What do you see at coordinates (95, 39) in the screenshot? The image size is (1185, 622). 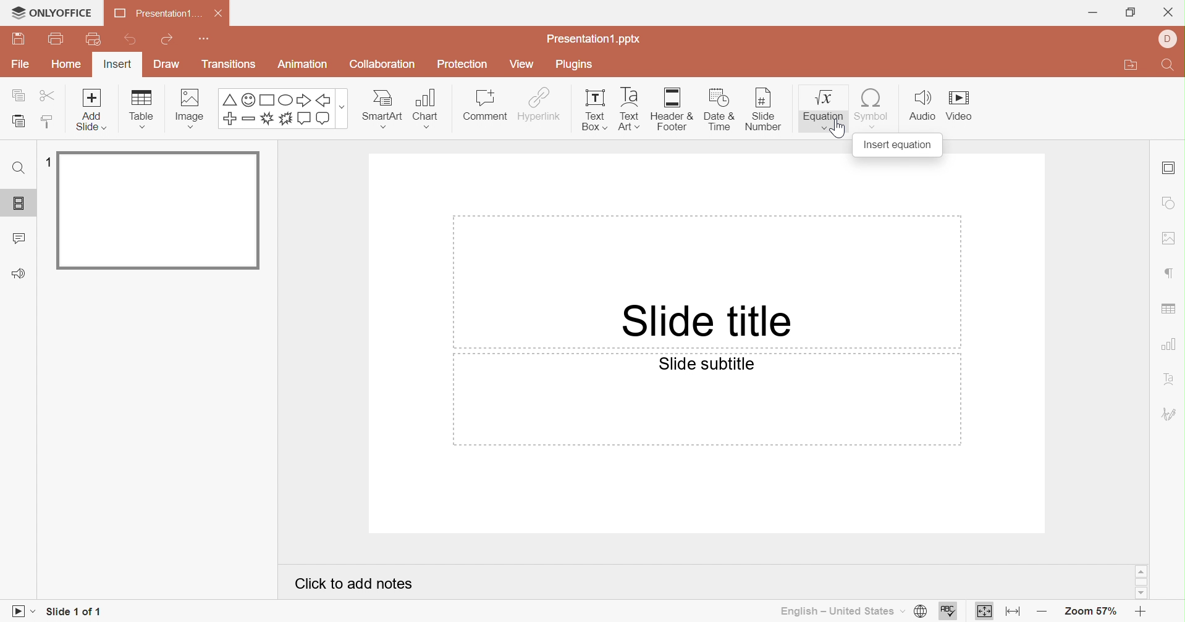 I see `Quick print` at bounding box center [95, 39].